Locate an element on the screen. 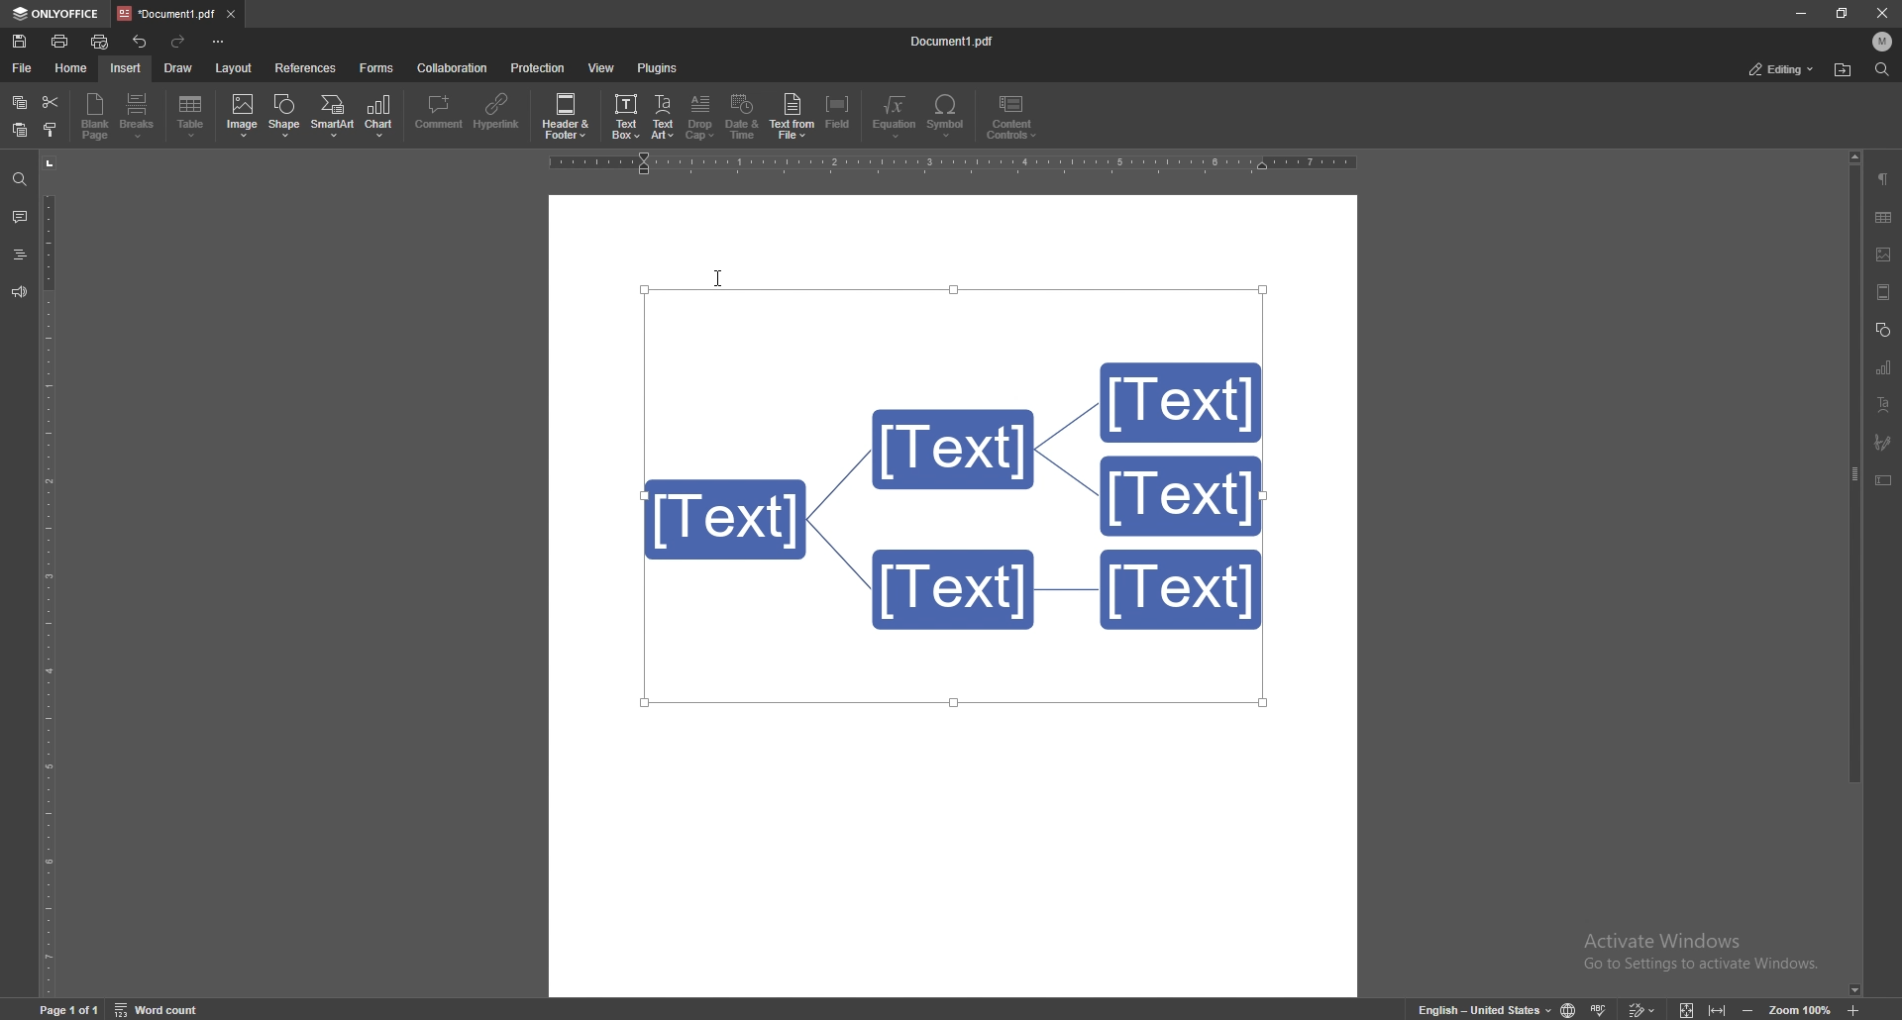 This screenshot has width=1902, height=1020. comment is located at coordinates (440, 114).